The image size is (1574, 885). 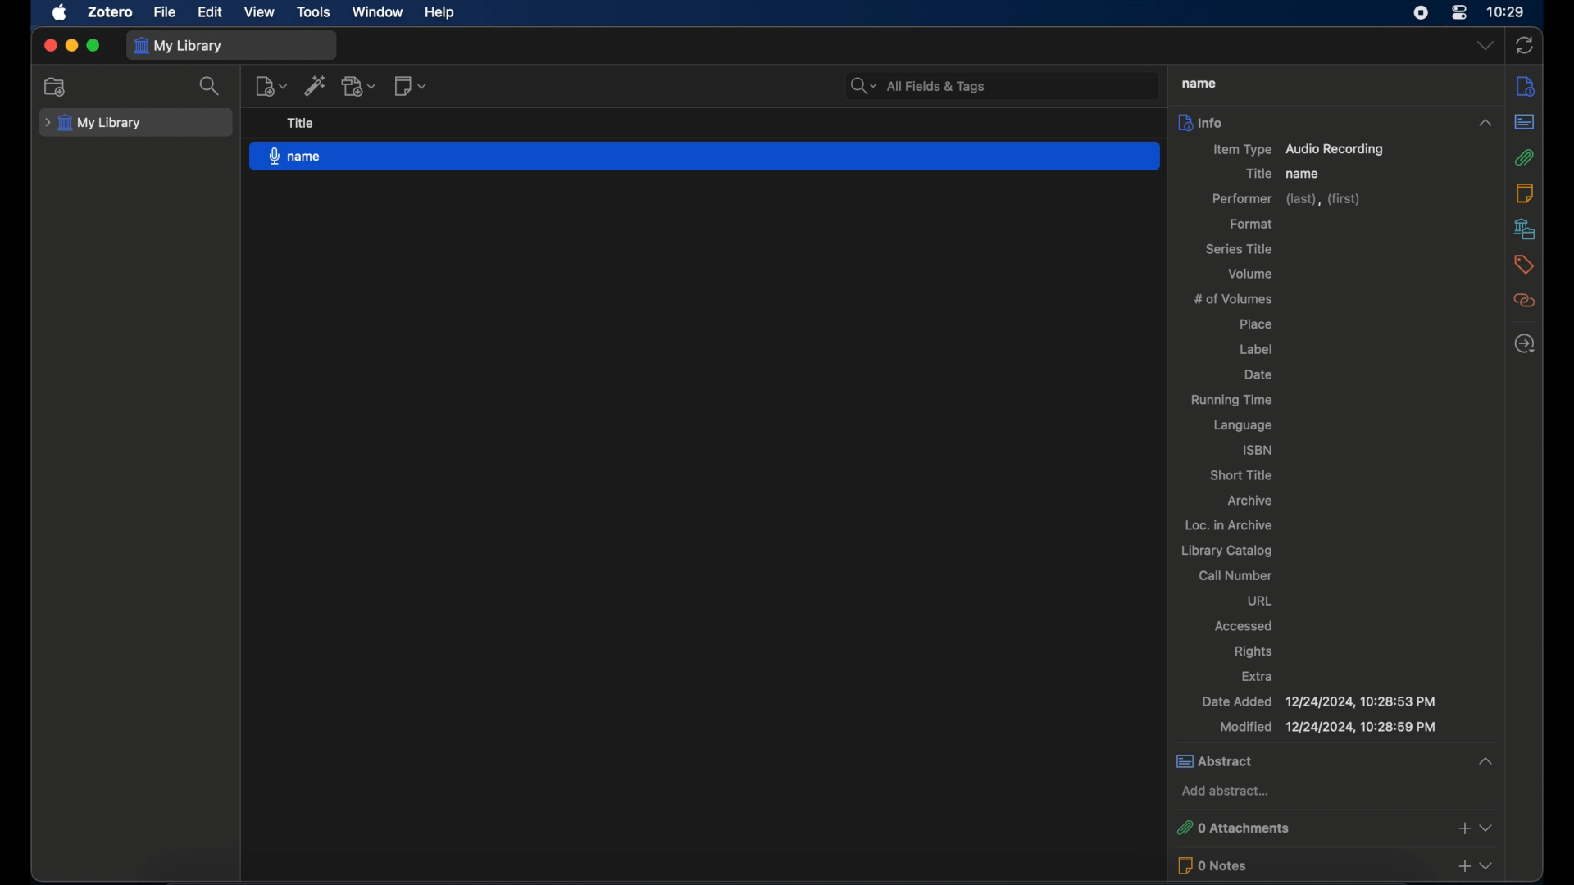 What do you see at coordinates (1526, 344) in the screenshot?
I see `locate` at bounding box center [1526, 344].